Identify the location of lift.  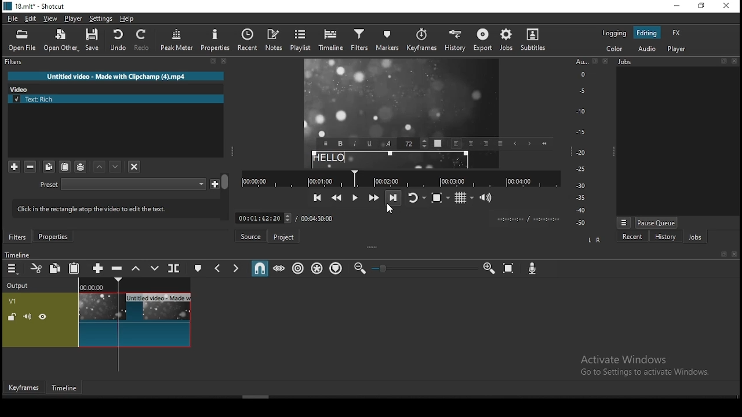
(136, 268).